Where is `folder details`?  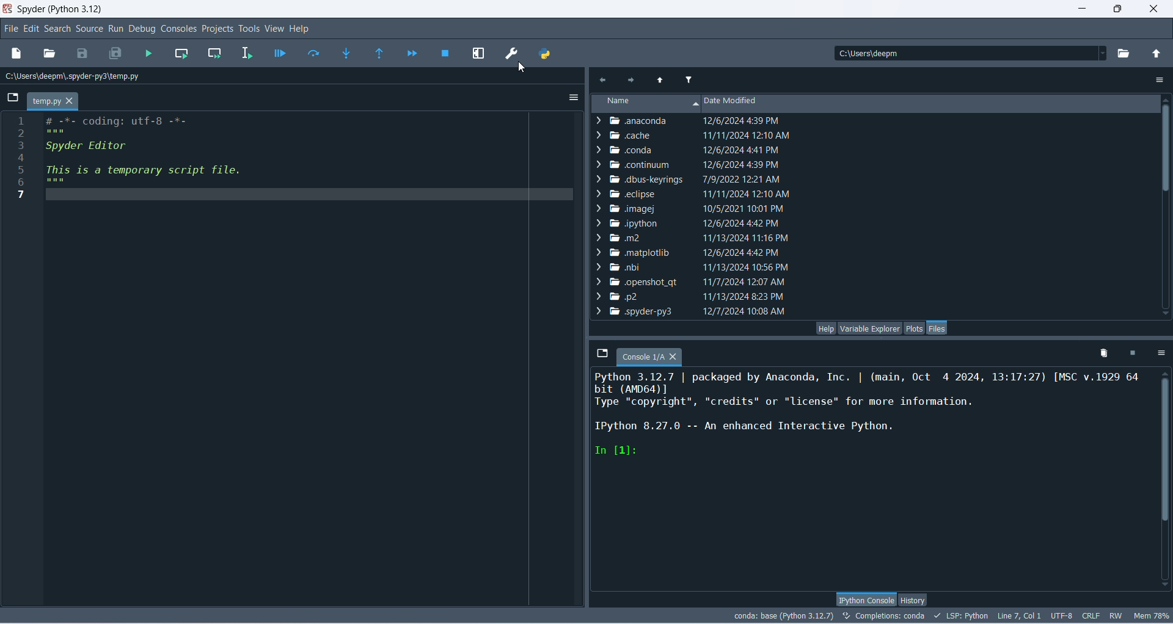
folder details is located at coordinates (693, 178).